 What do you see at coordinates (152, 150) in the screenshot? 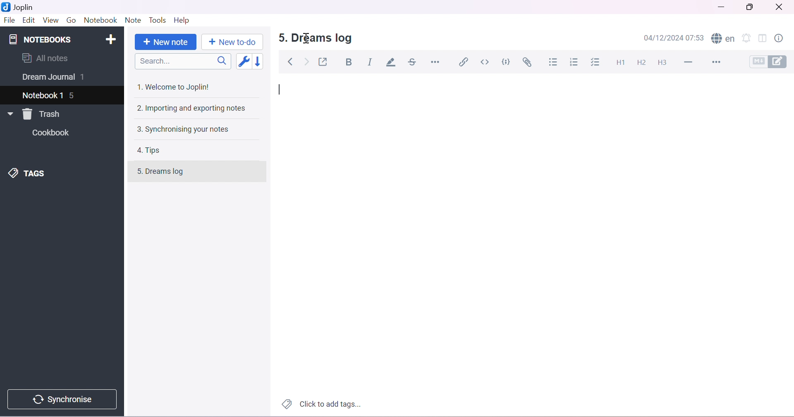
I see `4. Tips` at bounding box center [152, 150].